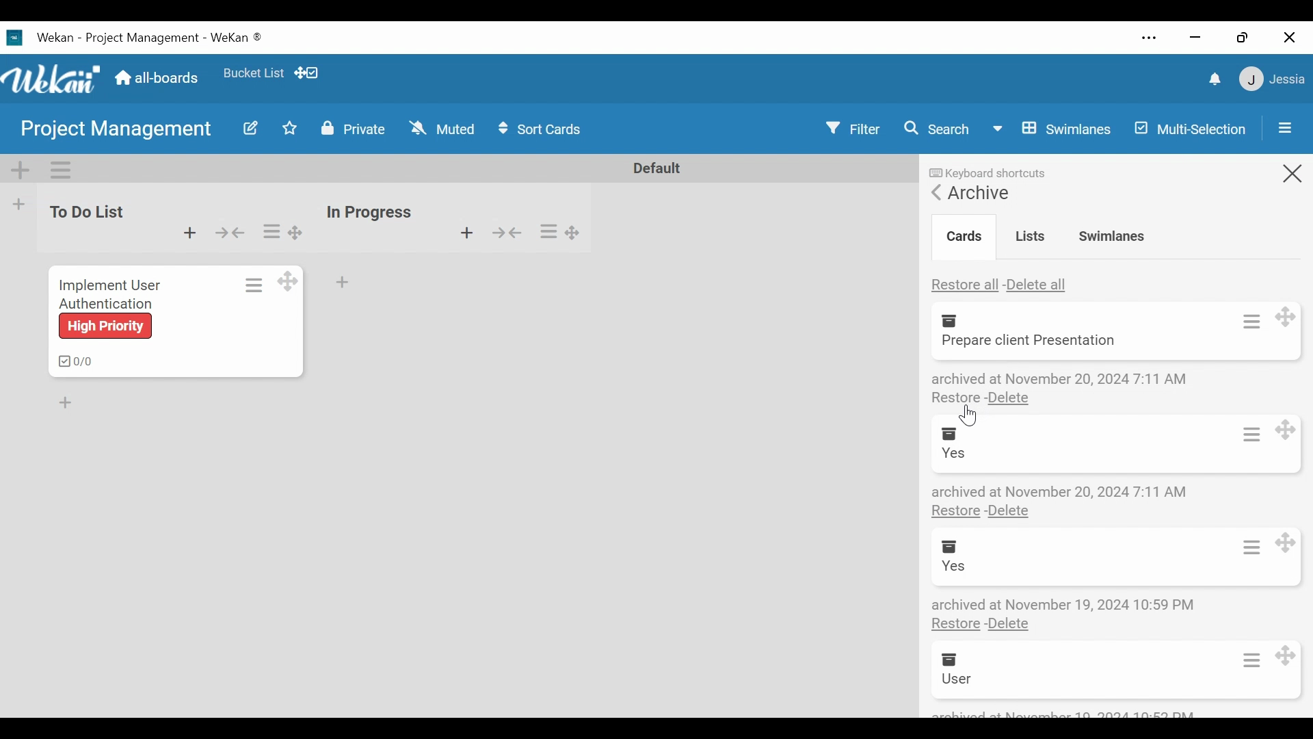 Image resolution: width=1313 pixels, height=739 pixels. What do you see at coordinates (158, 74) in the screenshot?
I see `Home(all boards)` at bounding box center [158, 74].